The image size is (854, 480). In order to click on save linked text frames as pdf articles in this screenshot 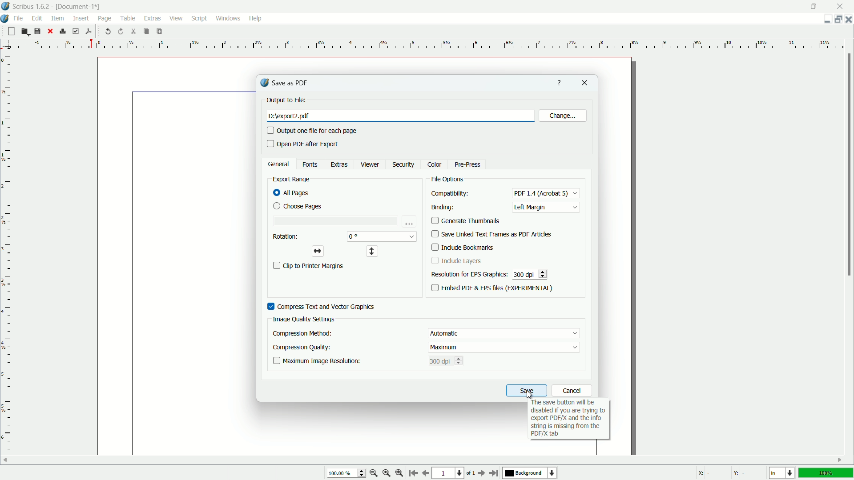, I will do `click(490, 235)`.